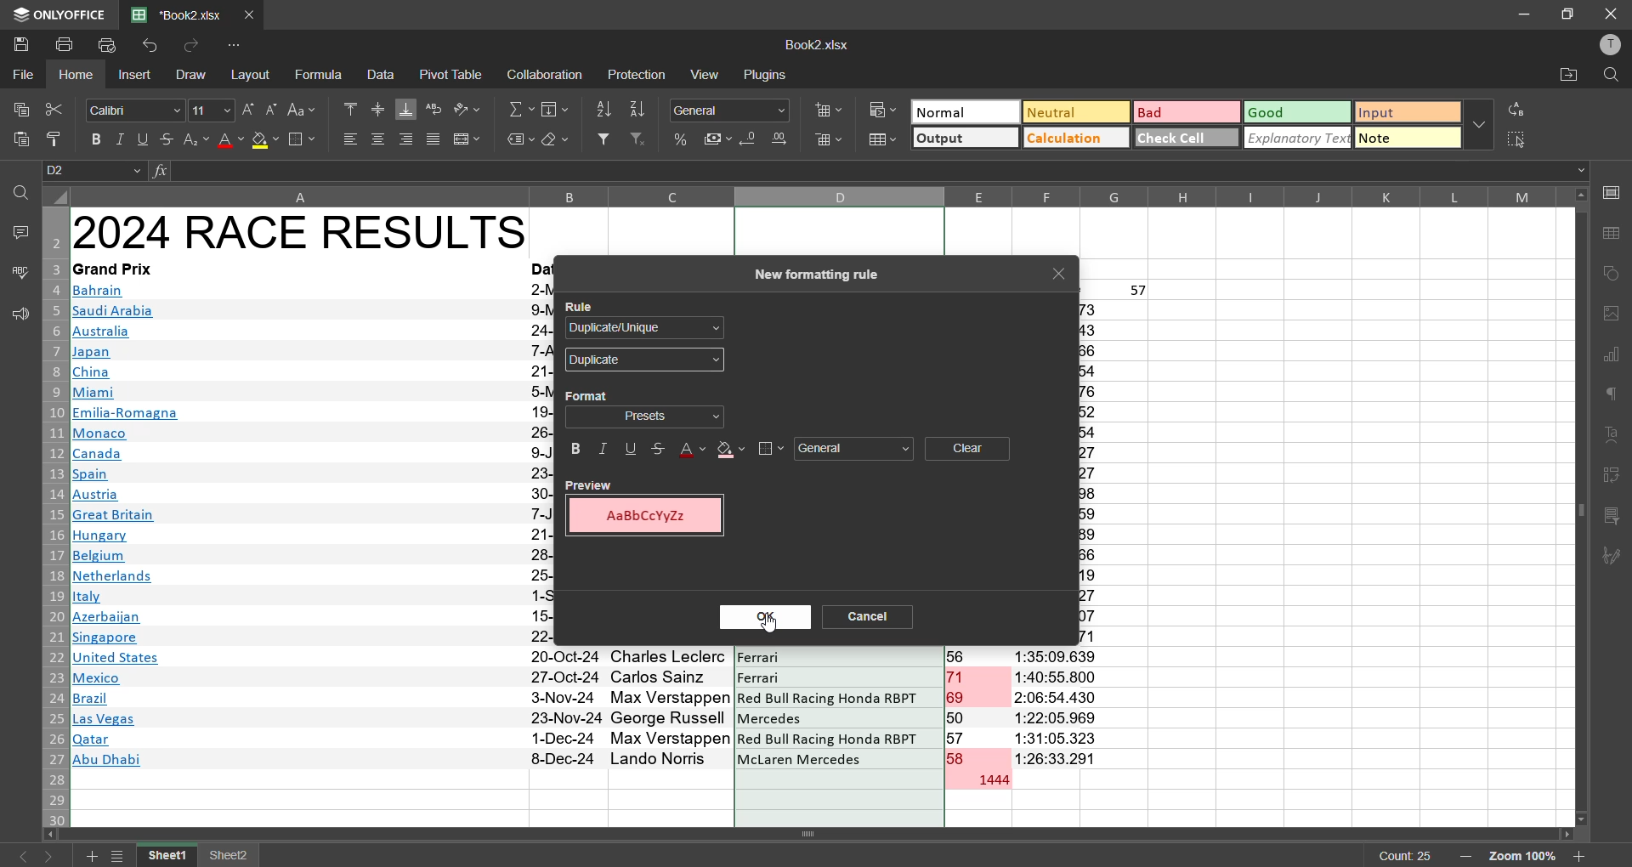 The height and width of the screenshot is (867, 1632). I want to click on undo, so click(154, 47).